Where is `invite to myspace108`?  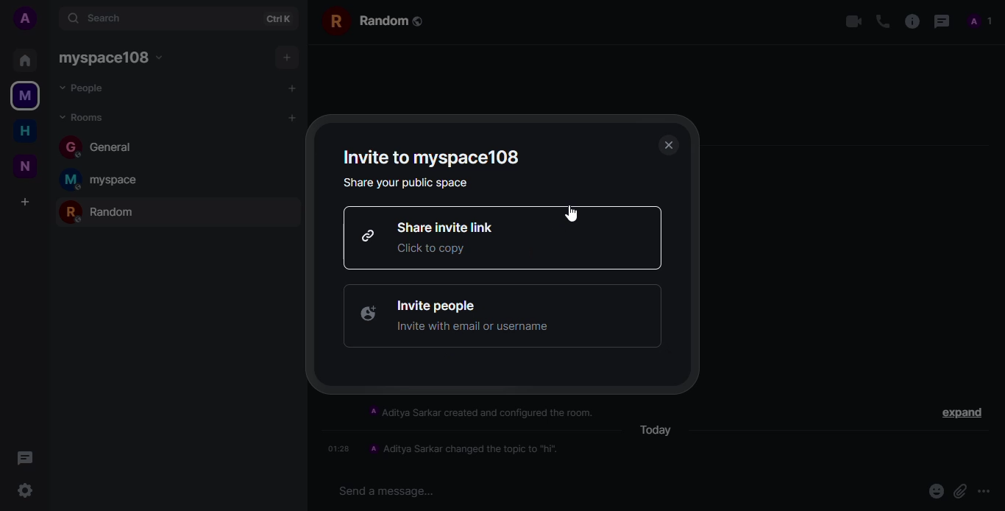
invite to myspace108 is located at coordinates (433, 155).